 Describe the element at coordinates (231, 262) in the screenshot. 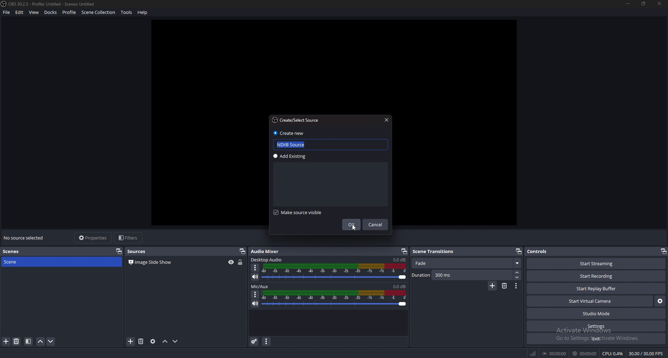

I see `hide` at that location.